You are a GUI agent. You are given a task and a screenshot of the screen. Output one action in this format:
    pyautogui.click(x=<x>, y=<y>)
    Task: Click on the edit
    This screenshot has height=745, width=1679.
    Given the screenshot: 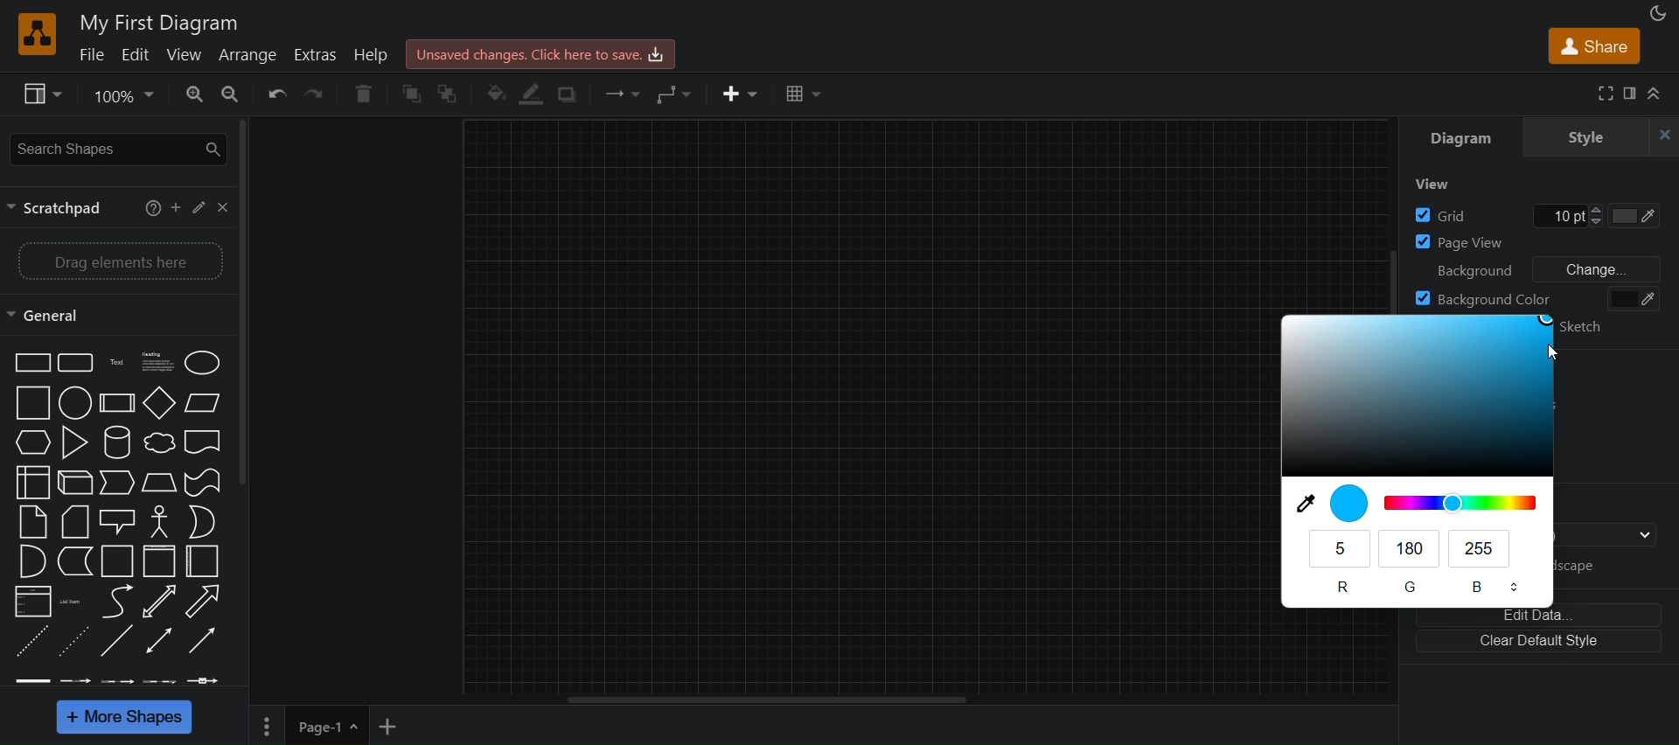 What is the action you would take?
    pyautogui.click(x=199, y=207)
    